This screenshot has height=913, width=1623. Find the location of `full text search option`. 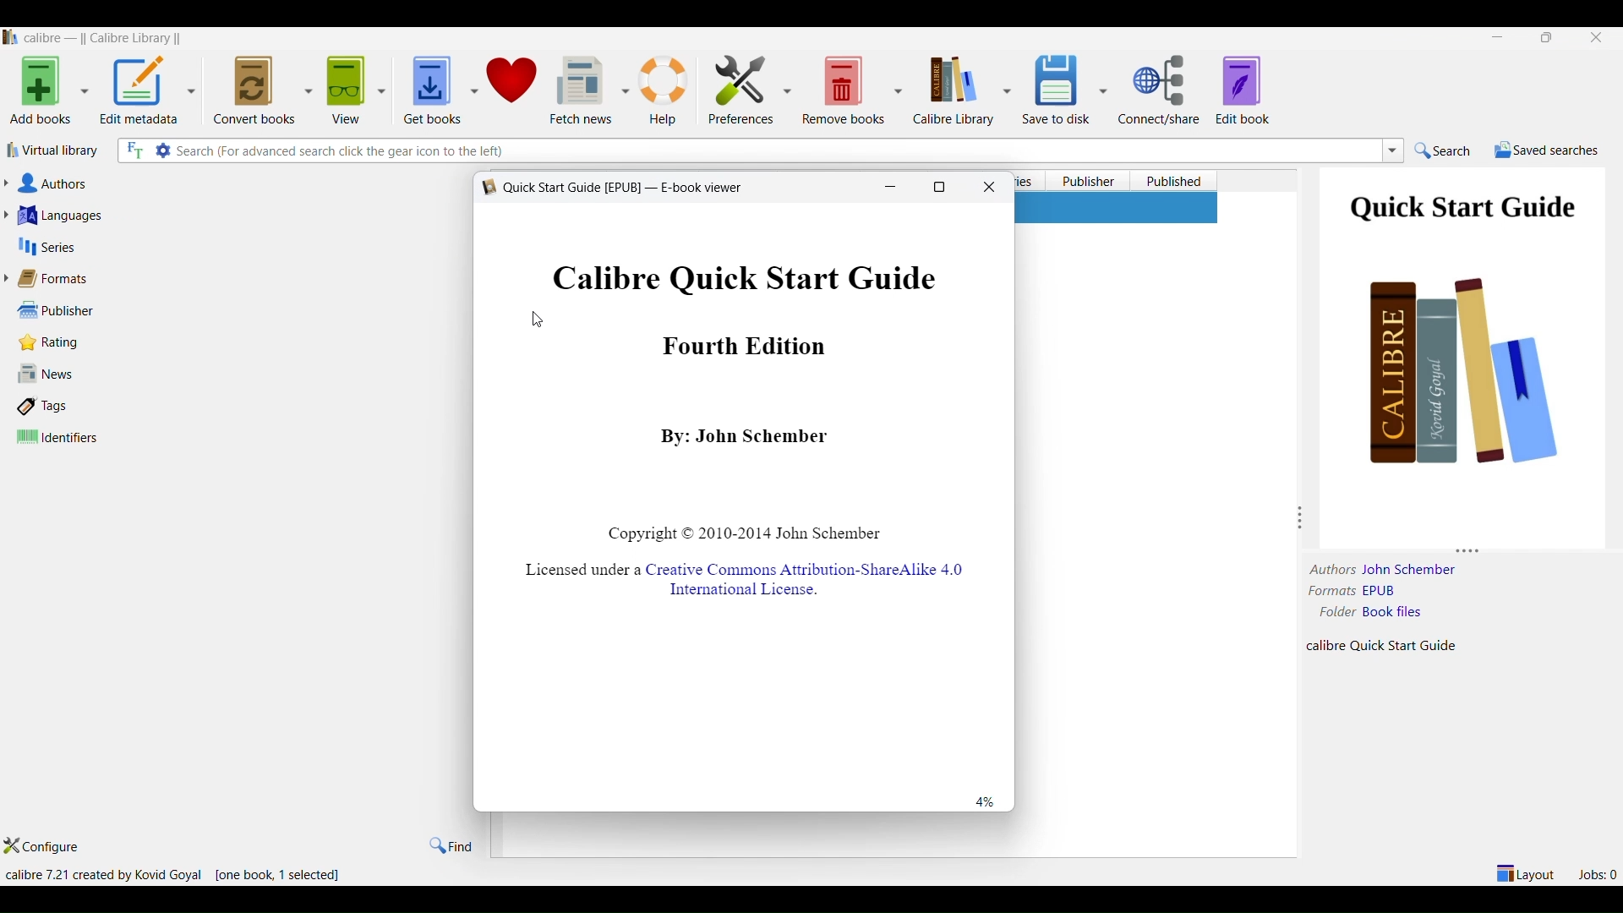

full text search option is located at coordinates (135, 150).